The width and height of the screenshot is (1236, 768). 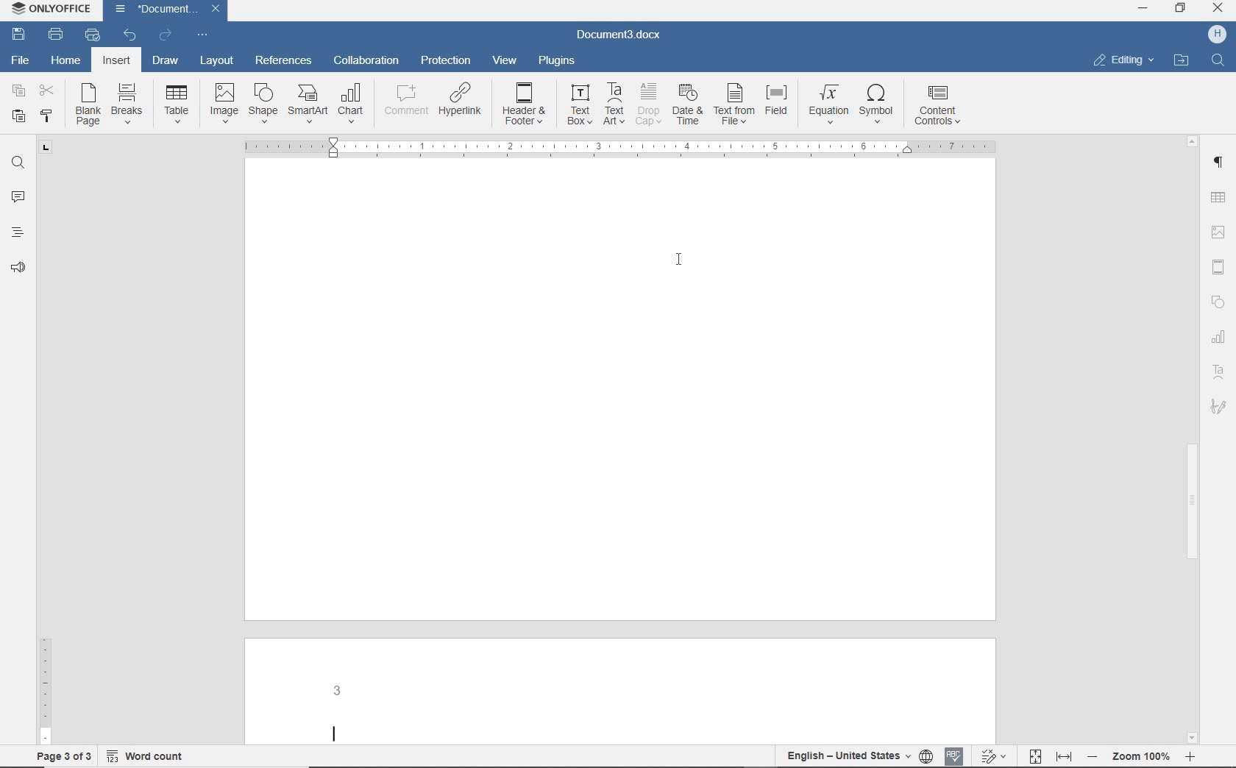 I want to click on Zoom out, so click(x=1091, y=755).